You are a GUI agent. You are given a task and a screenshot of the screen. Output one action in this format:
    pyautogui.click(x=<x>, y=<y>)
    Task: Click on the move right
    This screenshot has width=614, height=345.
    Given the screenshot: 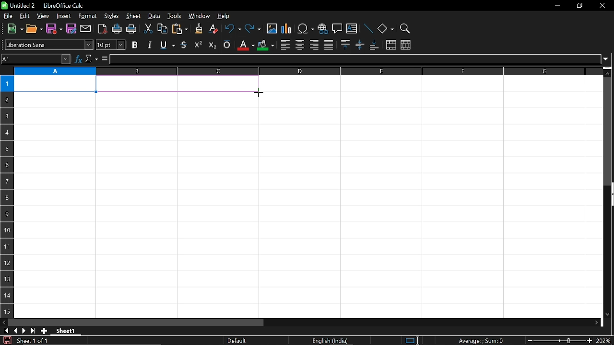 What is the action you would take?
    pyautogui.click(x=597, y=322)
    